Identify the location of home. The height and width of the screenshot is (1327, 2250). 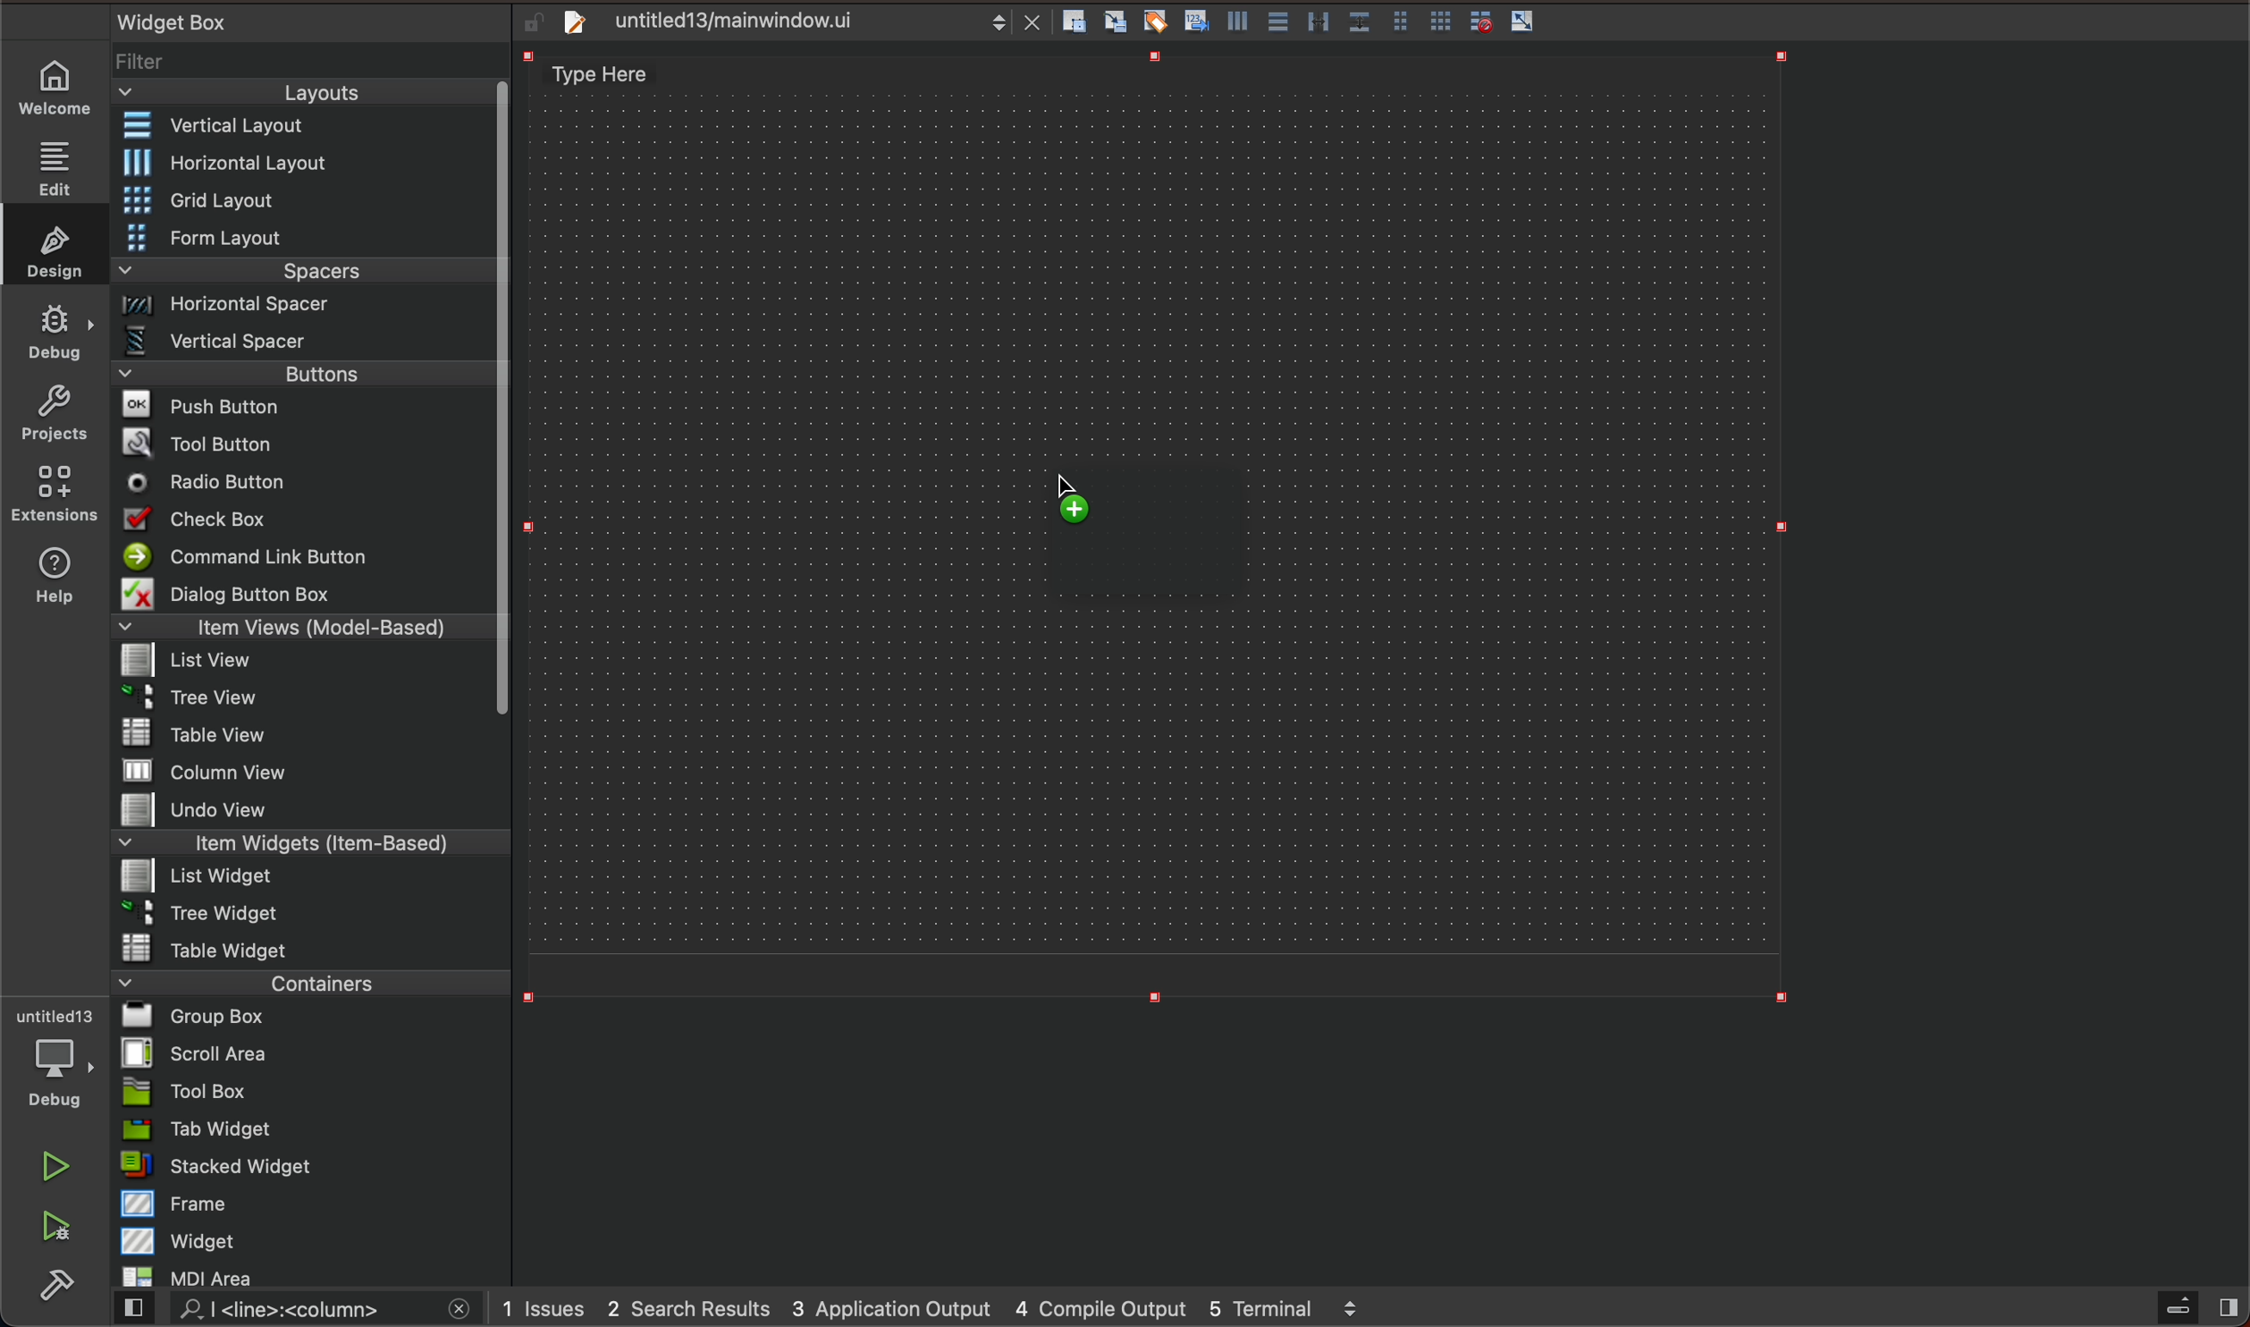
(58, 89).